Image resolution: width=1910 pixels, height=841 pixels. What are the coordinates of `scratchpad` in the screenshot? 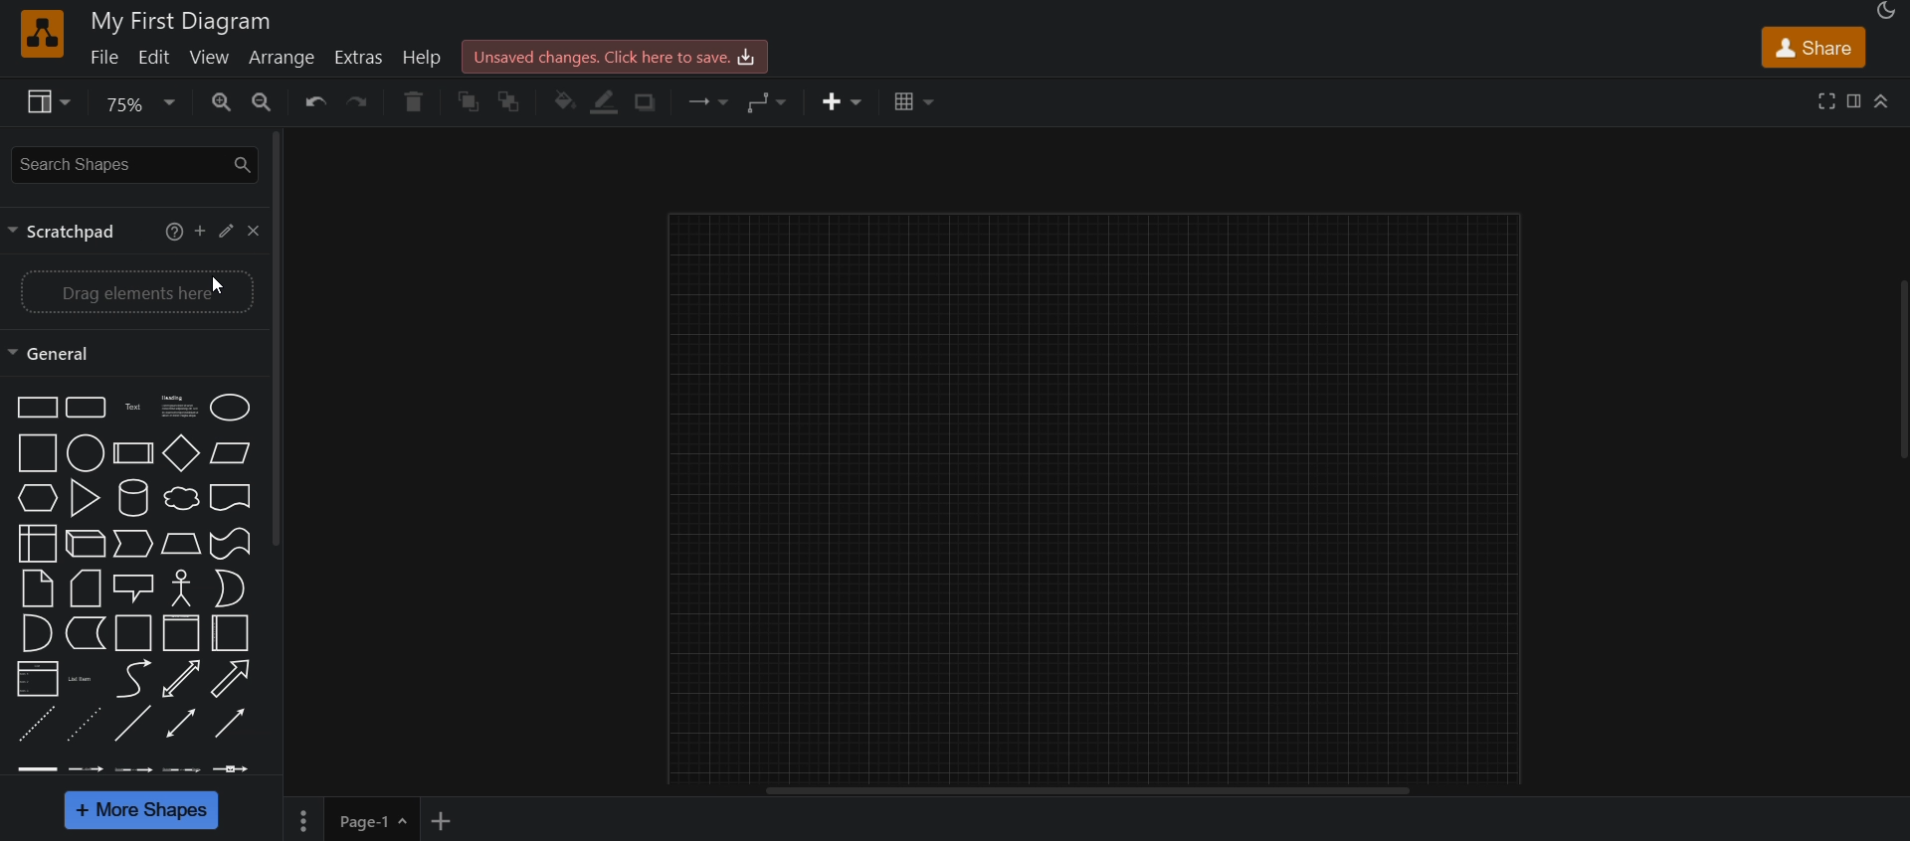 It's located at (60, 234).